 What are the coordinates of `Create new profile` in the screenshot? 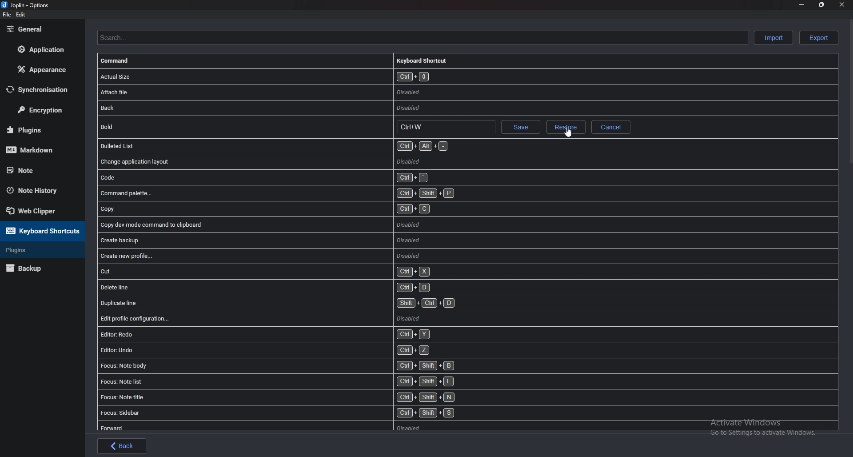 It's located at (265, 257).